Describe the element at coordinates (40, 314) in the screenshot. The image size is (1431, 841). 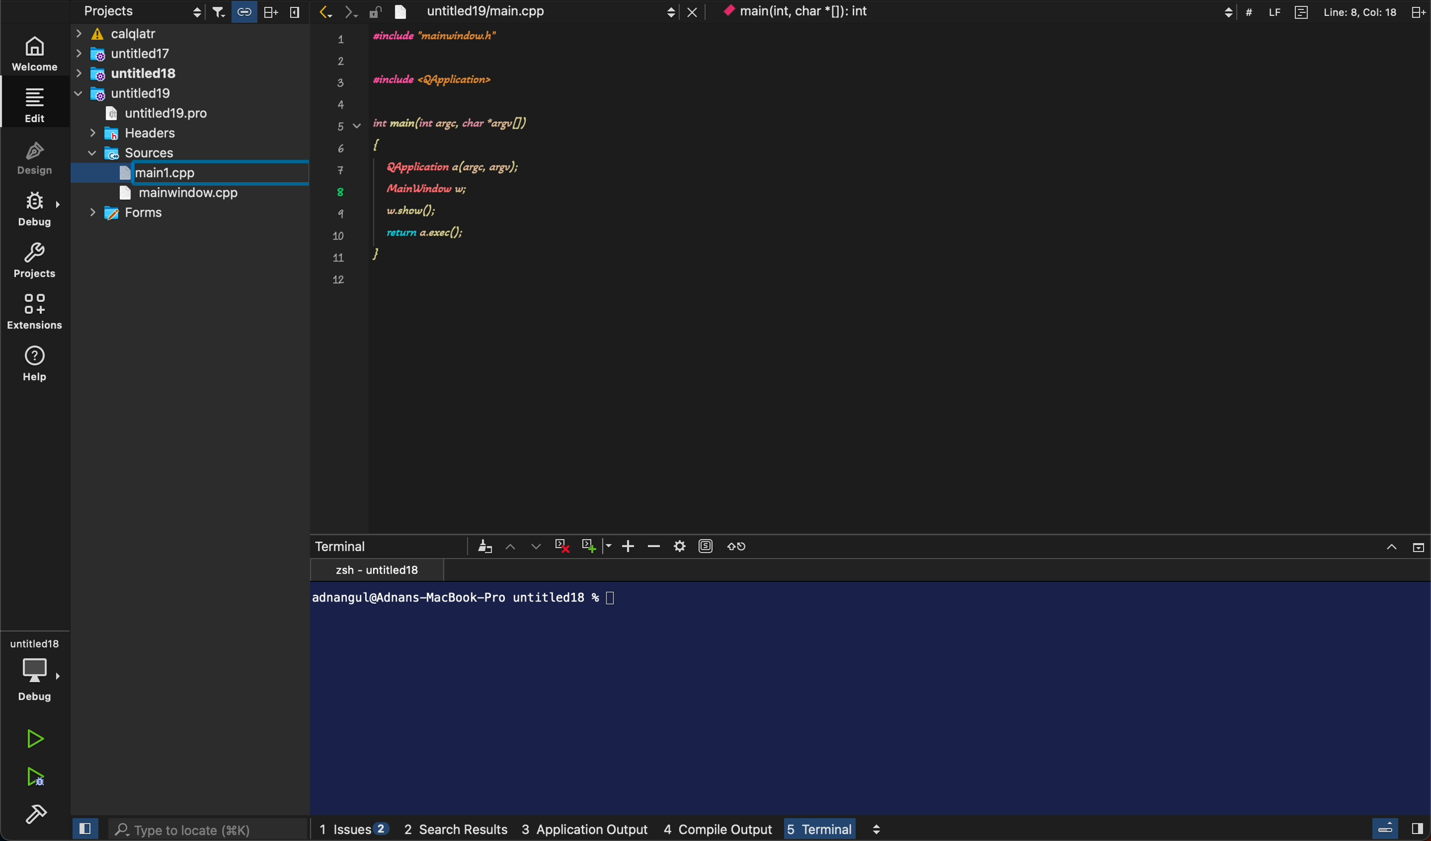
I see `extensions` at that location.